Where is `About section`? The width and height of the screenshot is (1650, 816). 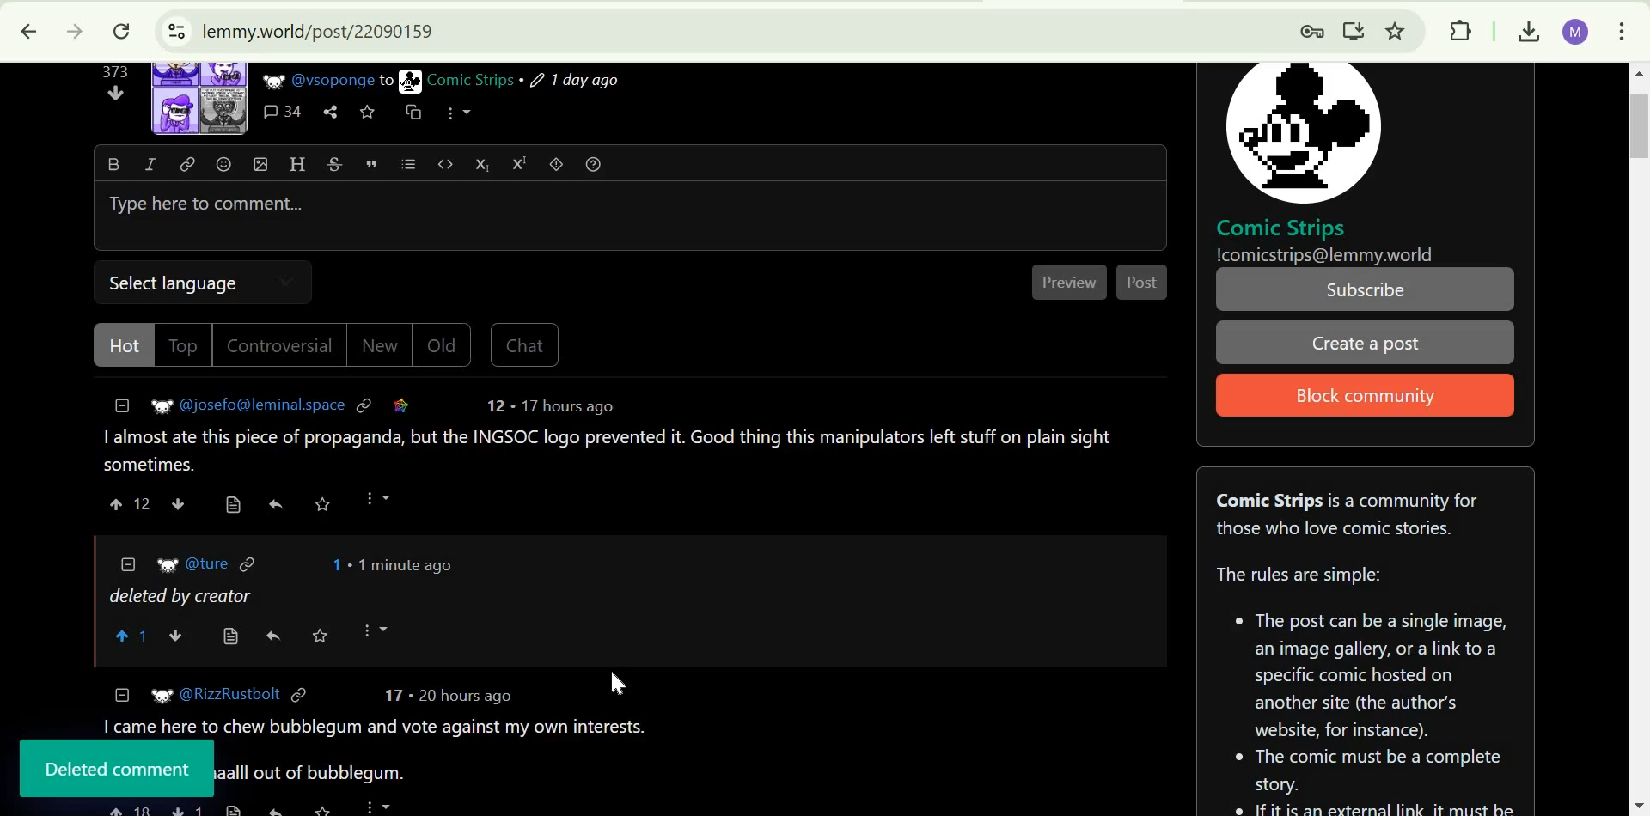
About section is located at coordinates (1348, 514).